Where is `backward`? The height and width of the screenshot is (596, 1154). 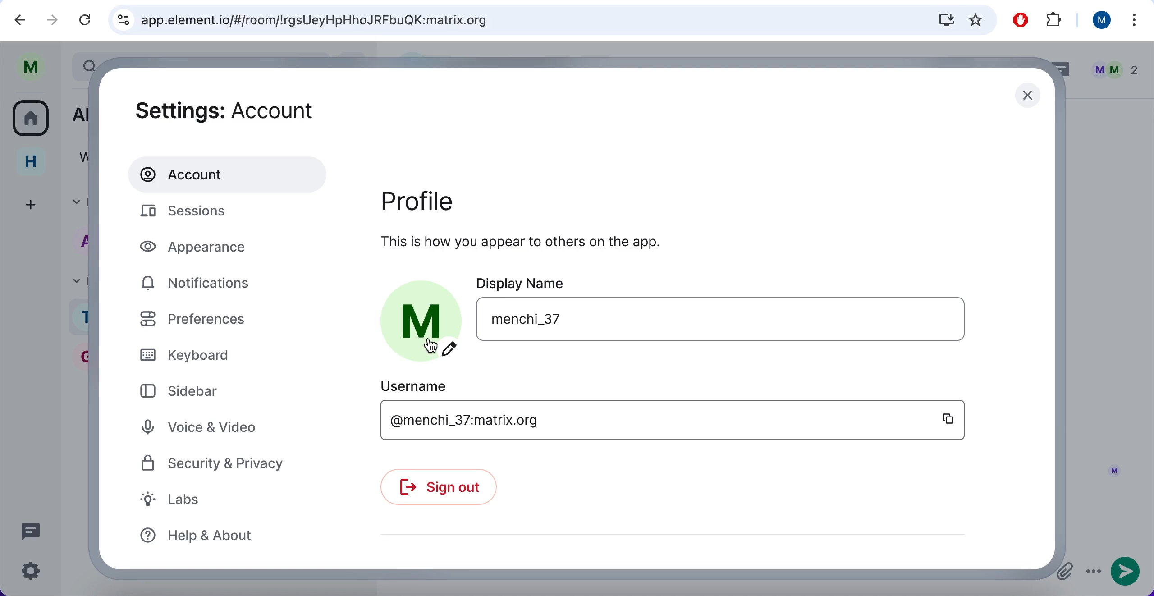
backward is located at coordinates (16, 20).